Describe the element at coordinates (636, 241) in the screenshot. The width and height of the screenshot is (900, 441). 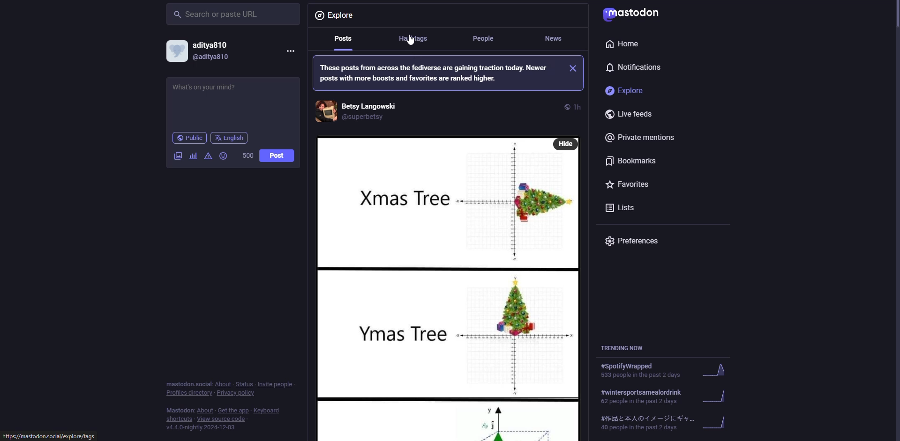
I see `preferences` at that location.